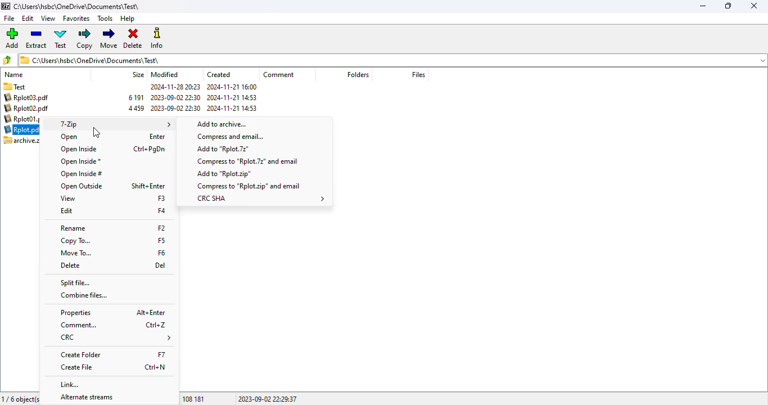 The width and height of the screenshot is (768, 405). I want to click on create file, so click(76, 367).